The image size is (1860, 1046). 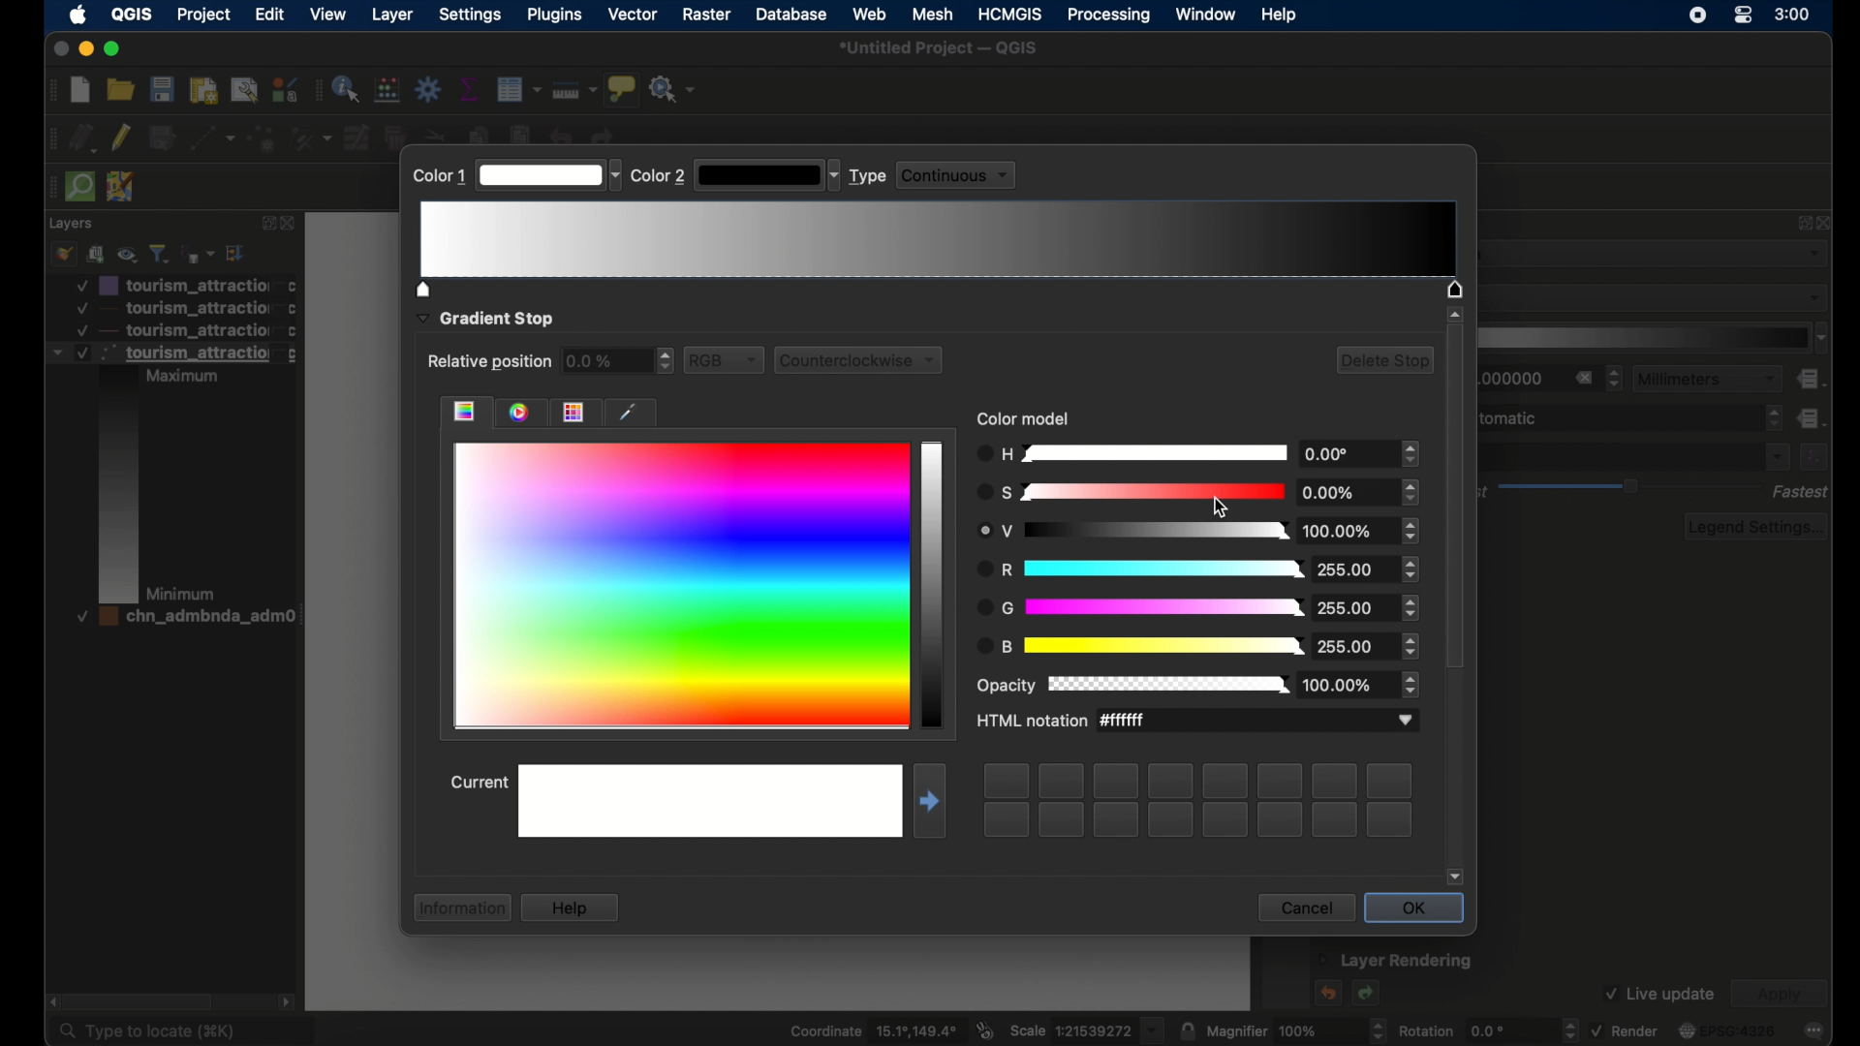 I want to click on Color sliders, so click(x=941, y=248).